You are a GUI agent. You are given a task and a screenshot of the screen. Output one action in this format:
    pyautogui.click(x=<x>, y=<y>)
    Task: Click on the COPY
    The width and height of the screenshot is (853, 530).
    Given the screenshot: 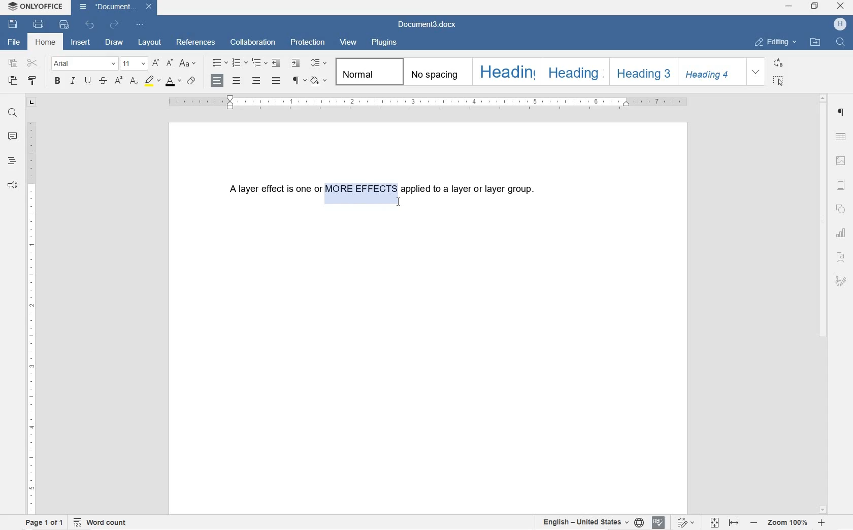 What is the action you would take?
    pyautogui.click(x=14, y=63)
    